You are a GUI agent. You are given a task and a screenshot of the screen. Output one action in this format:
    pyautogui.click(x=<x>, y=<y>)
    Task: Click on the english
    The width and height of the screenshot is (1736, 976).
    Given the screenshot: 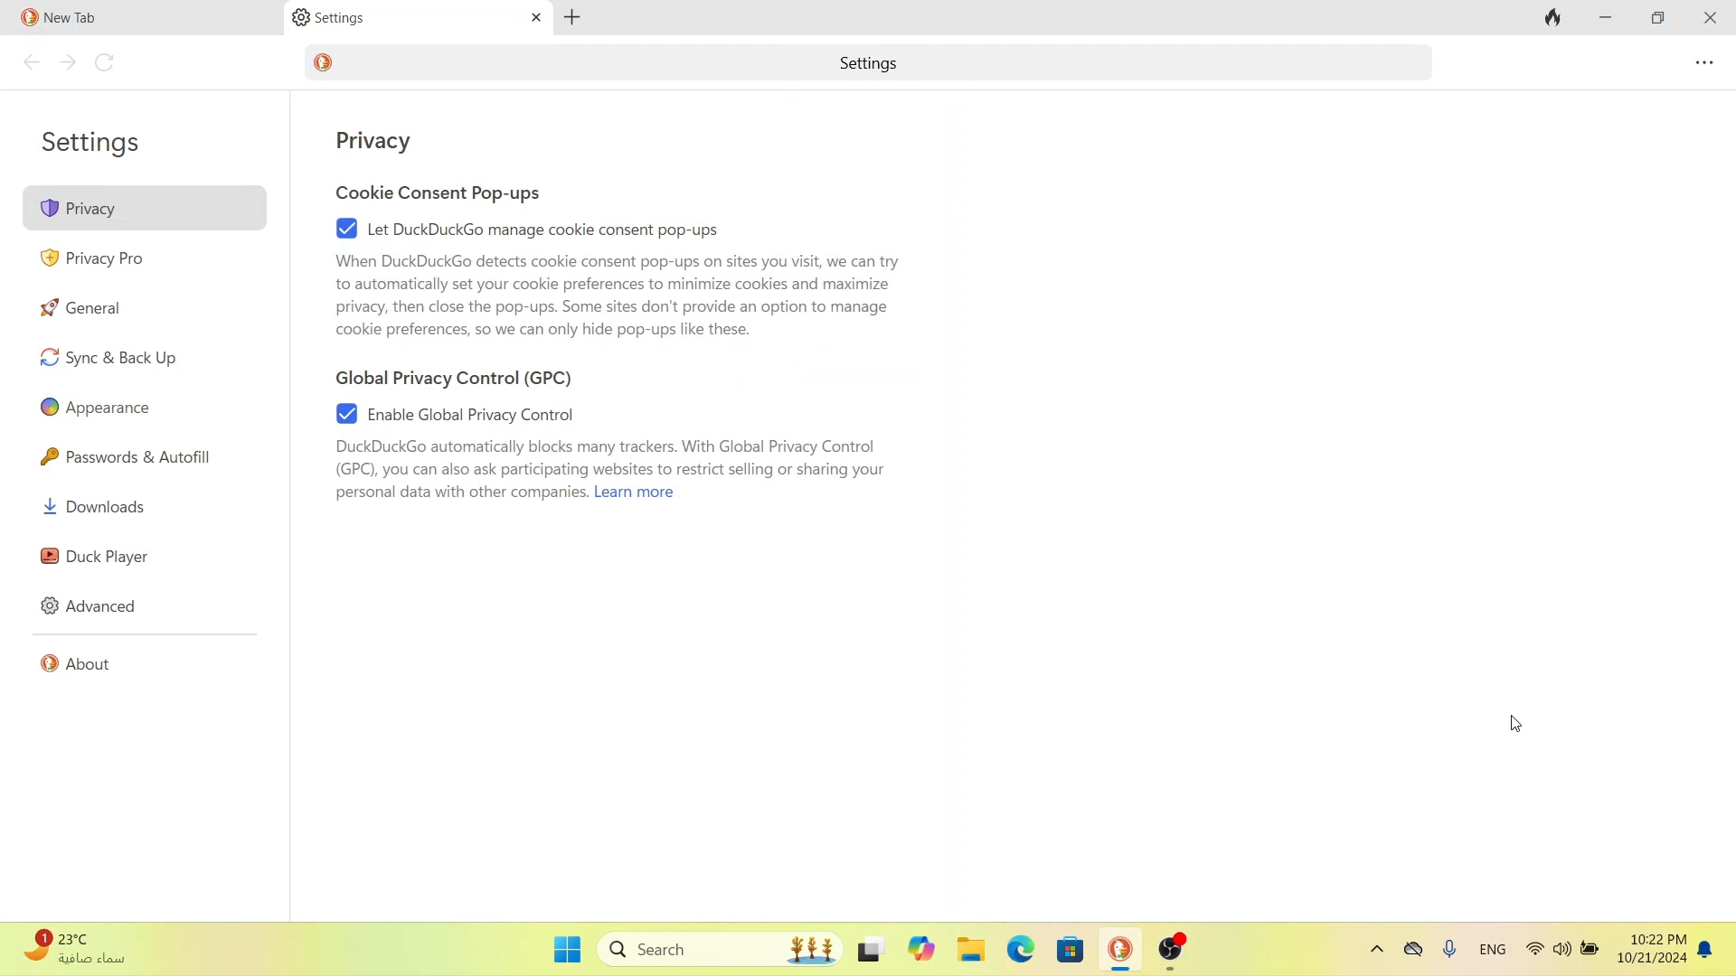 What is the action you would take?
    pyautogui.click(x=1496, y=957)
    